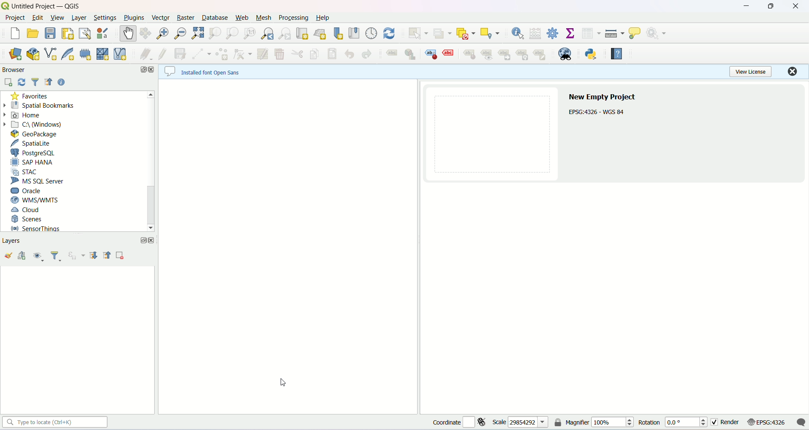 This screenshot has height=430, width=809. Describe the element at coordinates (50, 33) in the screenshot. I see `save project` at that location.